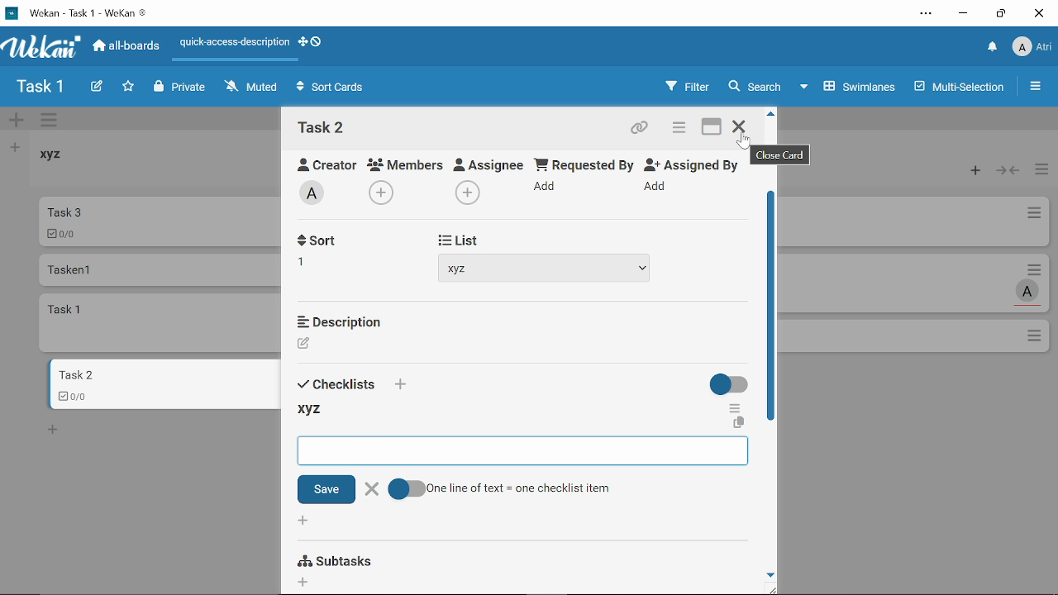  Describe the element at coordinates (1038, 269) in the screenshot. I see `Card actions` at that location.